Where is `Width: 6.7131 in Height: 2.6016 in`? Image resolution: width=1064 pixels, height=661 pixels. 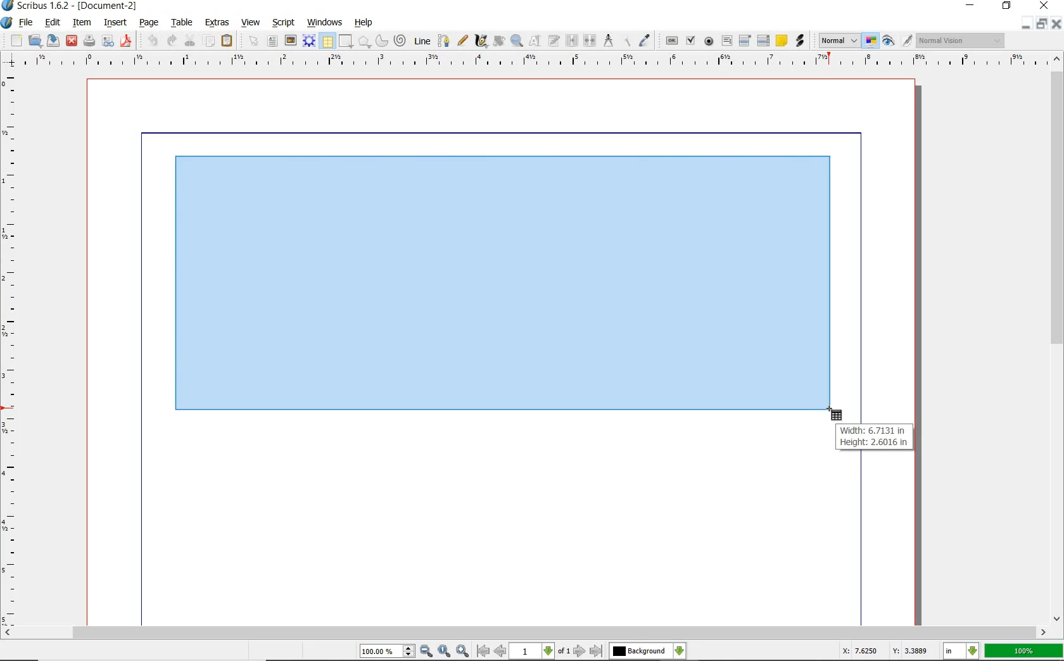 Width: 6.7131 in Height: 2.6016 in is located at coordinates (875, 436).